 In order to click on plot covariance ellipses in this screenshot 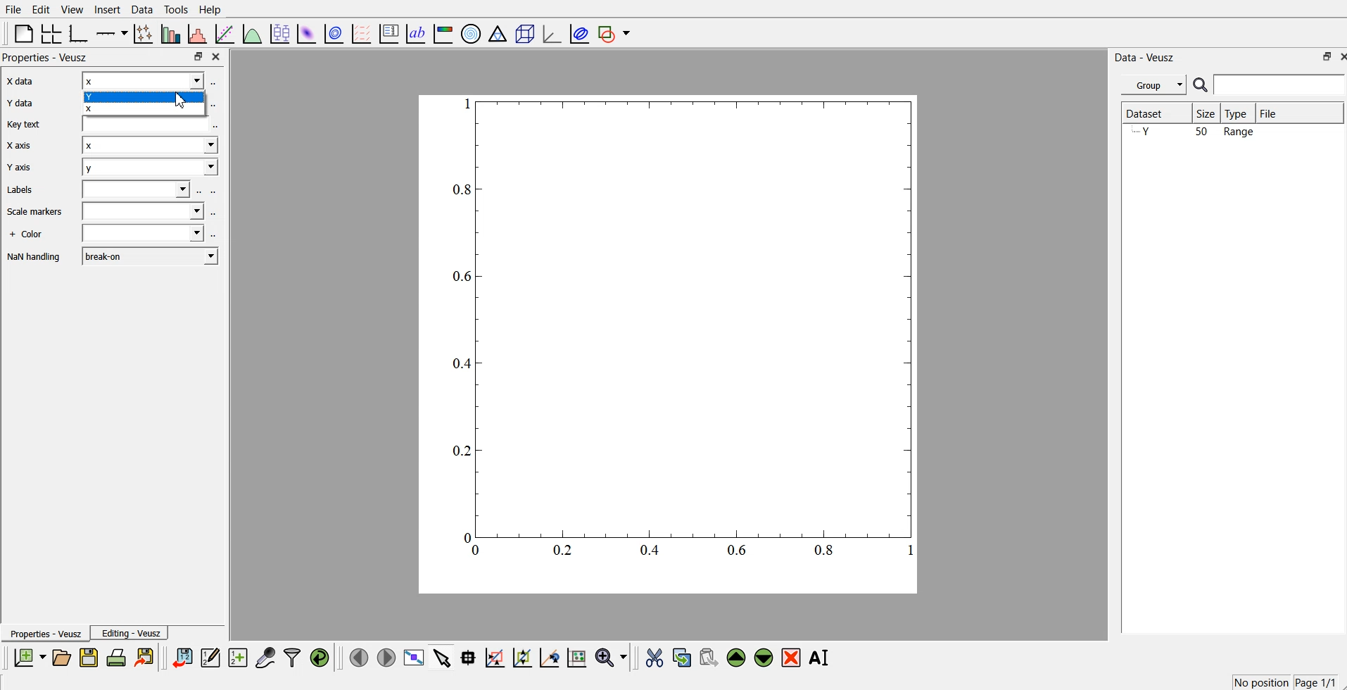, I will do `click(578, 32)`.